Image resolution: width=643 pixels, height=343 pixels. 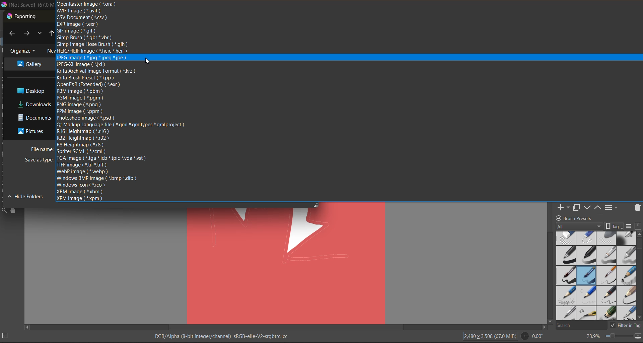 What do you see at coordinates (626, 326) in the screenshot?
I see `filter tag` at bounding box center [626, 326].